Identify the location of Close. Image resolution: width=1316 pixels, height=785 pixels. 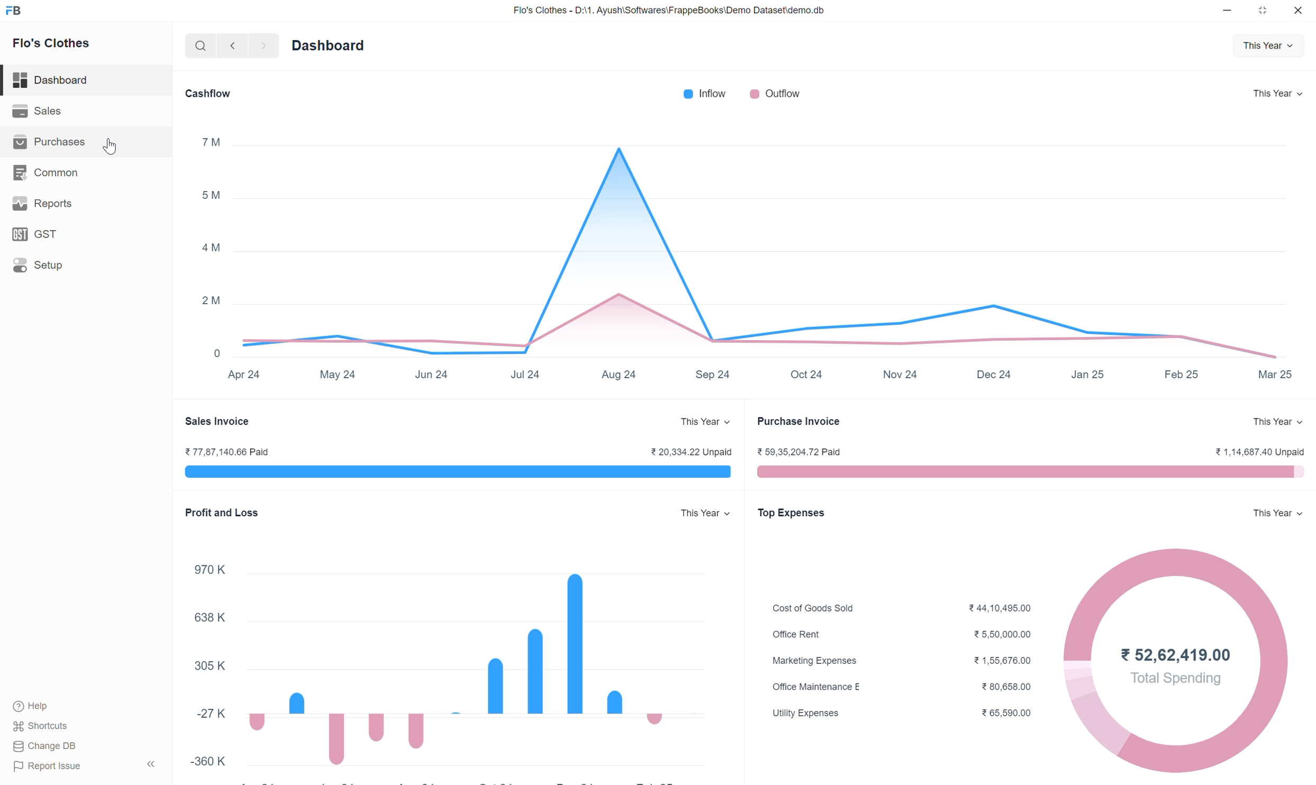
(1298, 10).